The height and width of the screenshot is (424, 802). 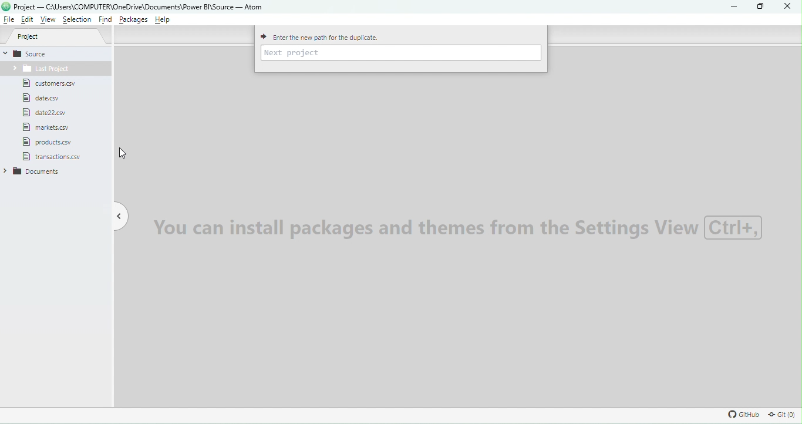 What do you see at coordinates (166, 21) in the screenshot?
I see `Help` at bounding box center [166, 21].